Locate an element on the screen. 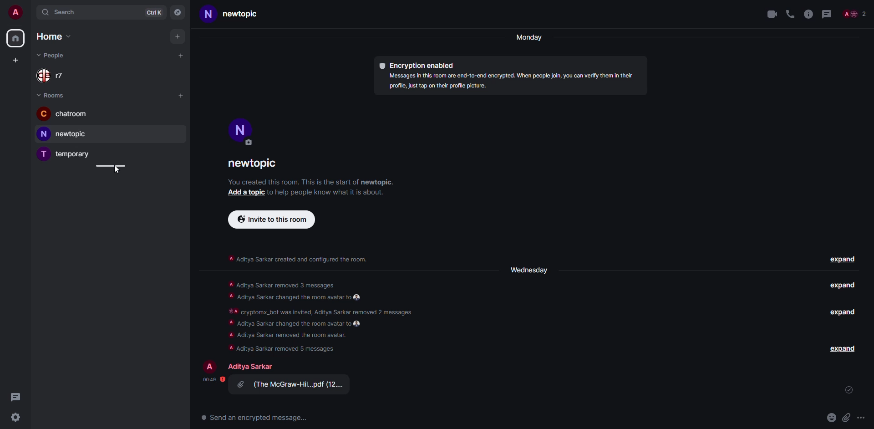  info is located at coordinates (808, 14).